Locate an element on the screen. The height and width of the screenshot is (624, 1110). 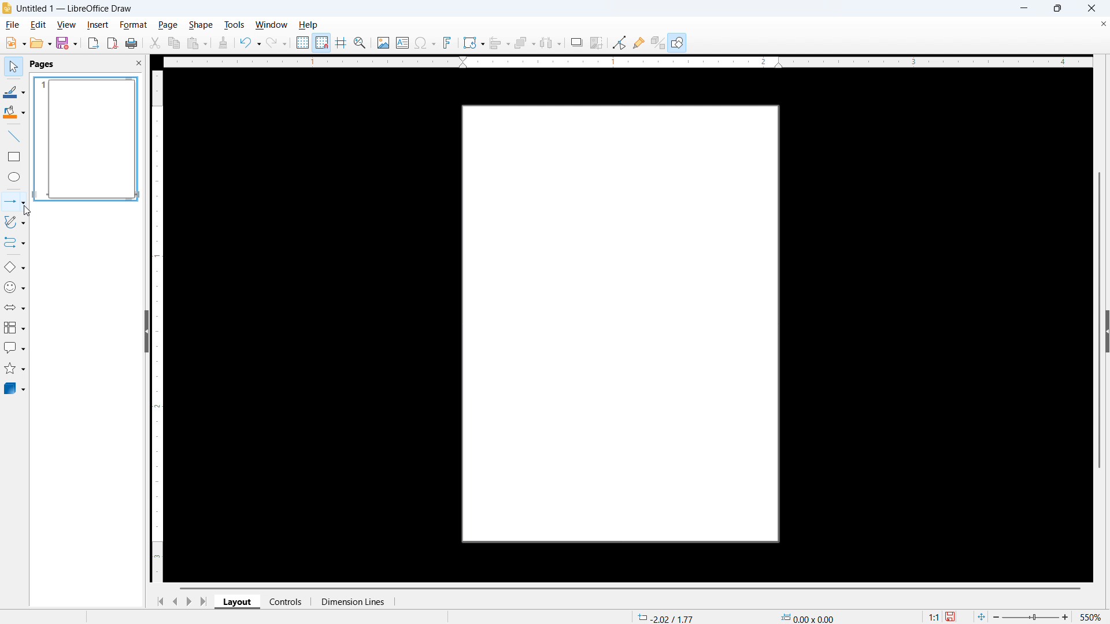
Basic shapes  is located at coordinates (14, 267).